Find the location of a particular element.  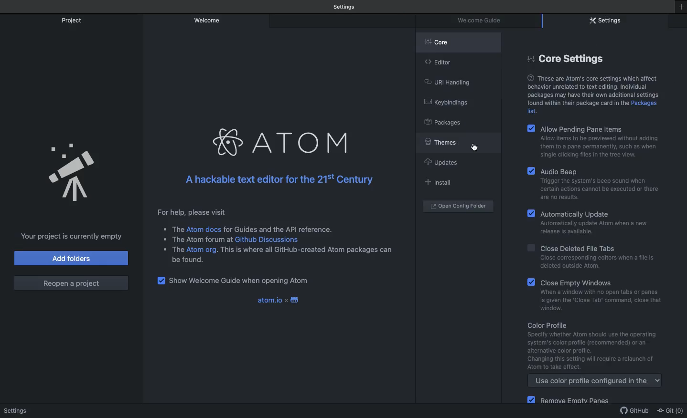

Automatically update is located at coordinates (591, 213).